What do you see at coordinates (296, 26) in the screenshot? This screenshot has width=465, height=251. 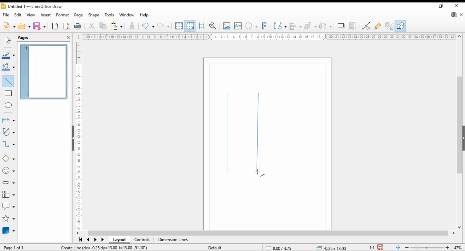 I see `align objects` at bounding box center [296, 26].